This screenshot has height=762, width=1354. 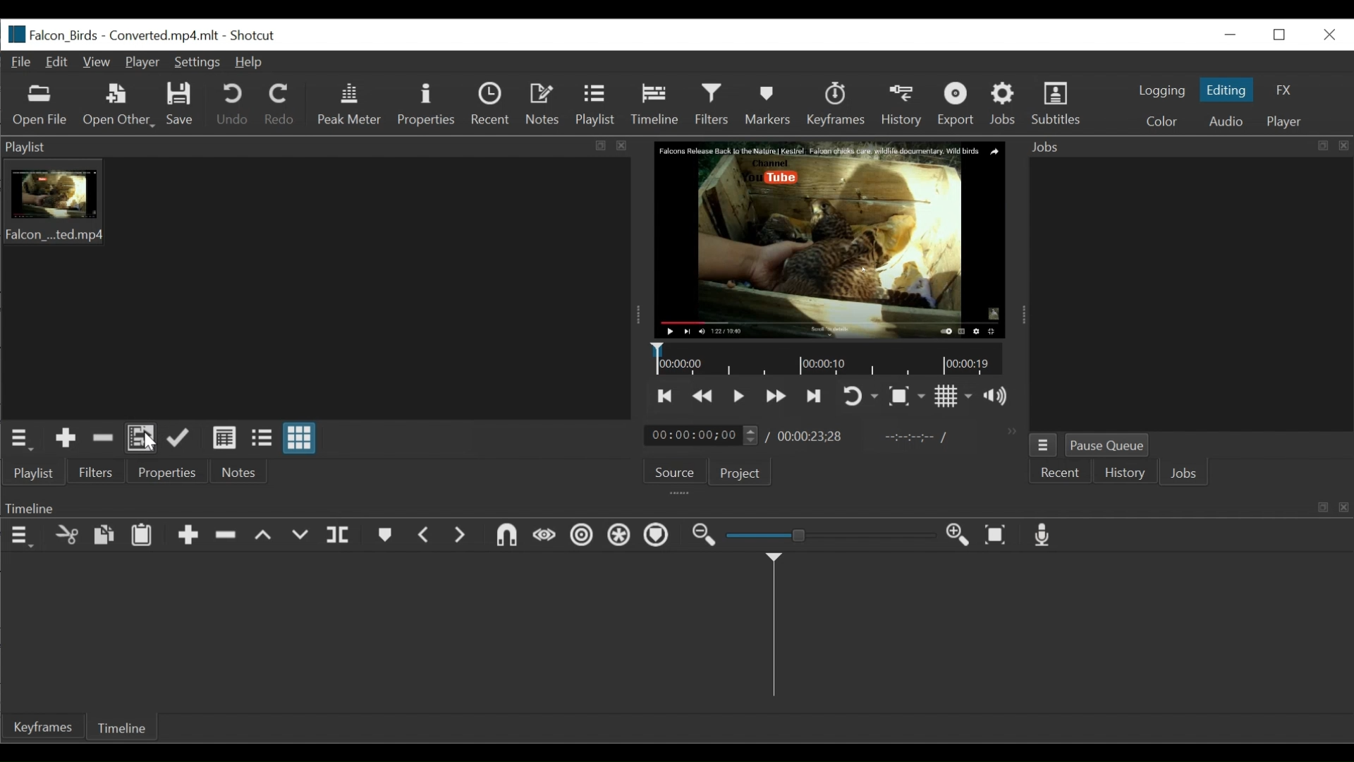 I want to click on Split at playhead, so click(x=340, y=536).